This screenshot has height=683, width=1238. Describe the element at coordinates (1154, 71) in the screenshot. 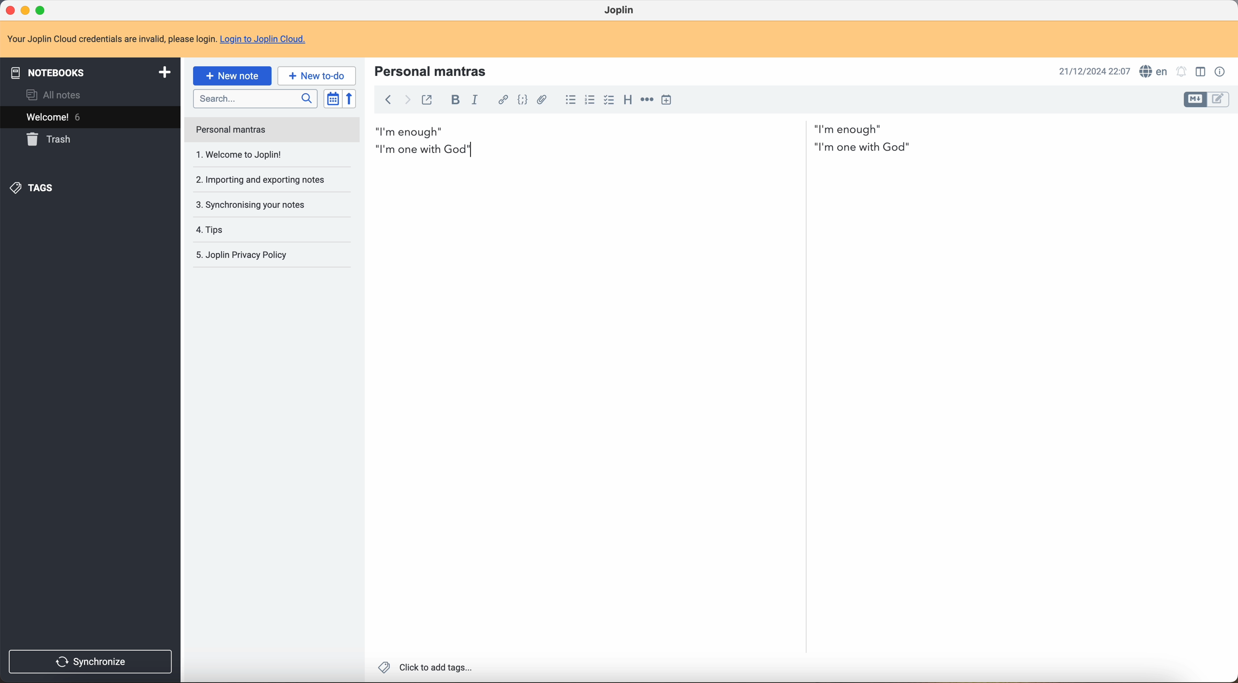

I see `spell checker` at that location.